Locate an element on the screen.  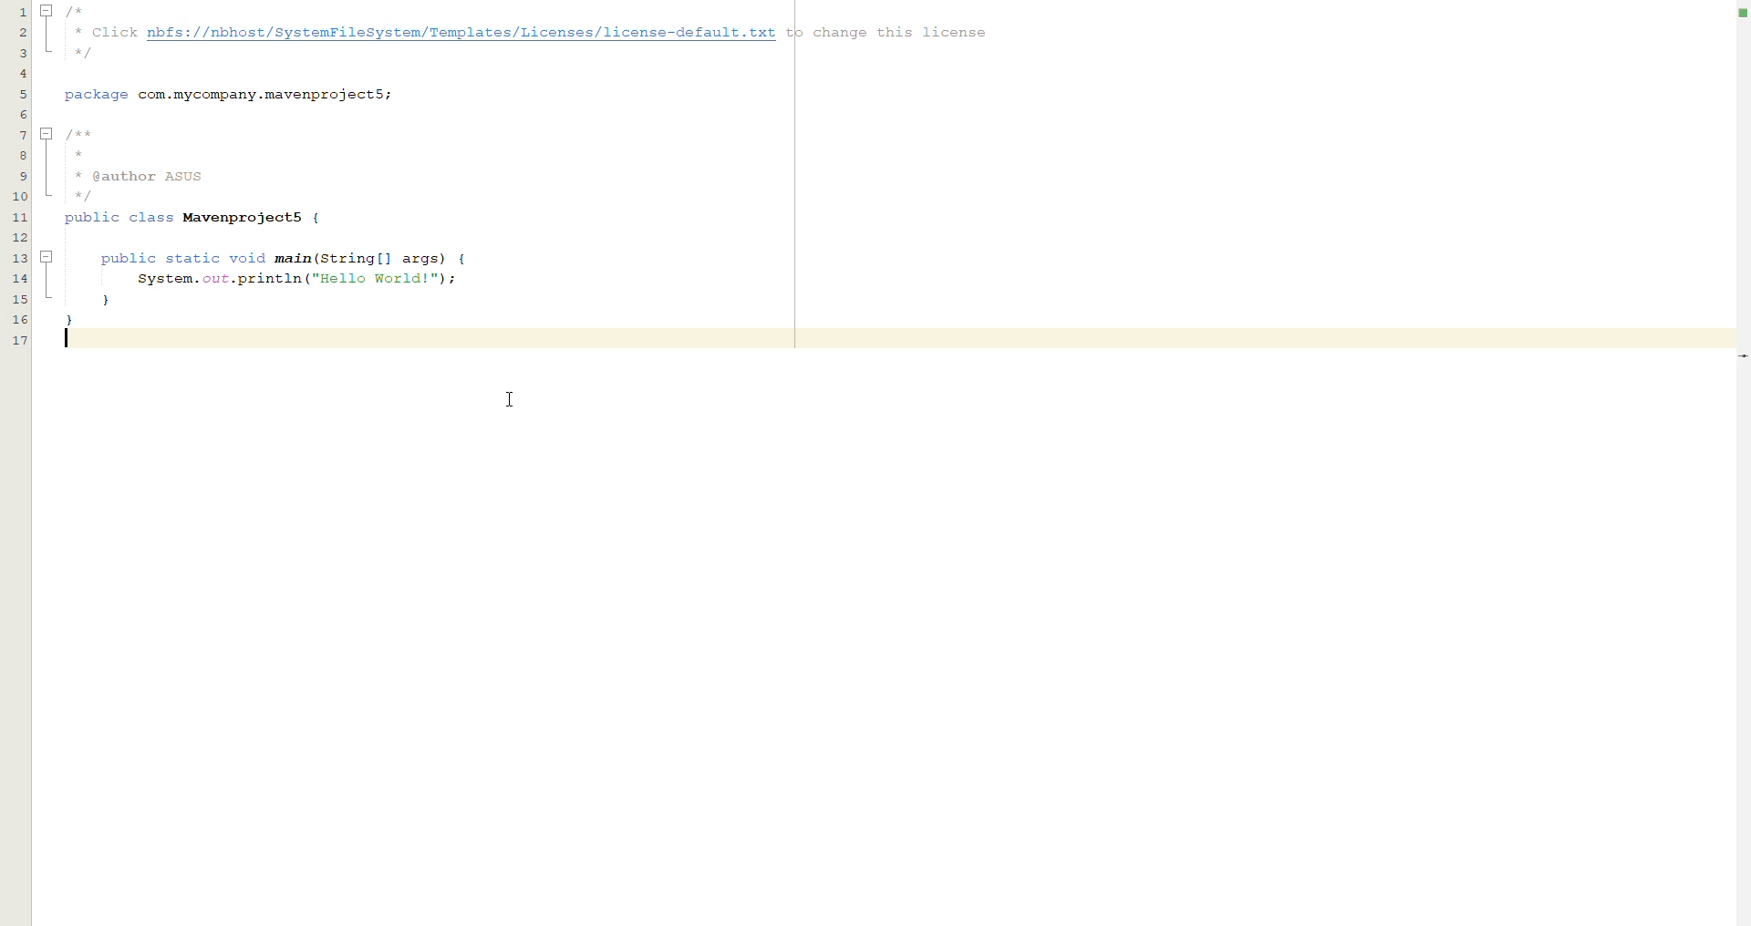
CURSOR is located at coordinates (508, 402).